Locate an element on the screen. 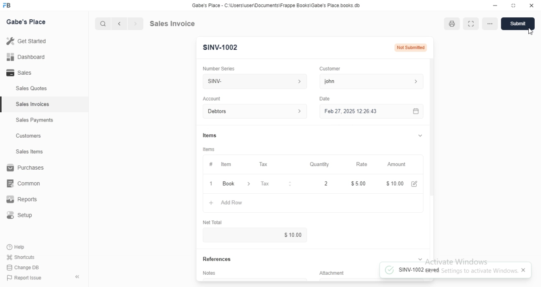 The image size is (541, 287). Minimize is located at coordinates (494, 6).